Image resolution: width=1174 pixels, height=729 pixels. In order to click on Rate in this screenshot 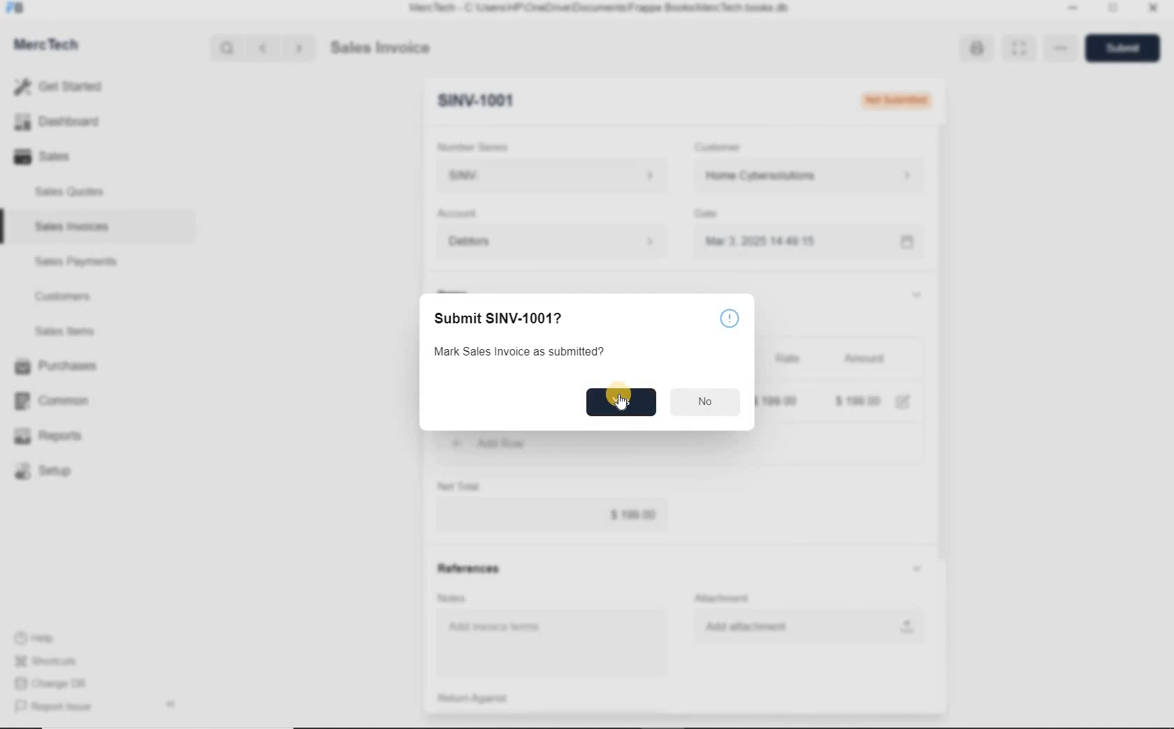, I will do `click(786, 360)`.